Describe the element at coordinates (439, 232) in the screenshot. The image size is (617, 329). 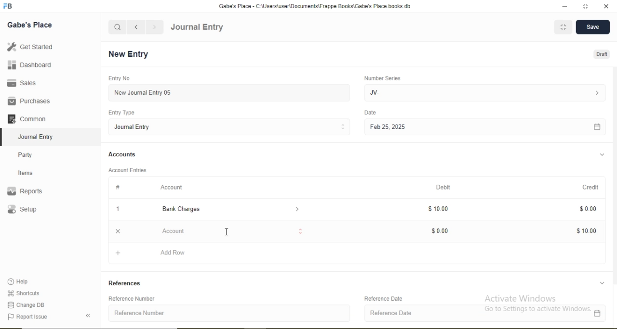
I see `$0.00` at that location.